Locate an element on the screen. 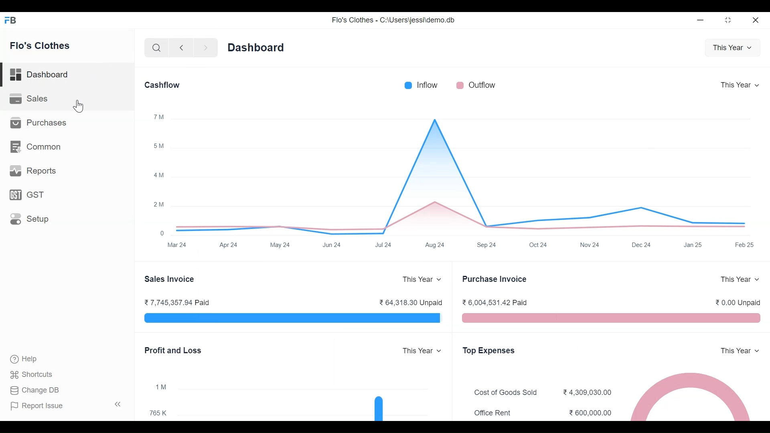  This Year is located at coordinates (740, 351).